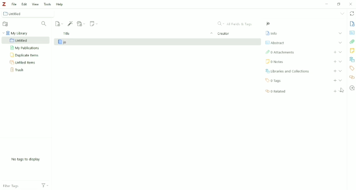  Describe the element at coordinates (340, 43) in the screenshot. I see `Expand section` at that location.